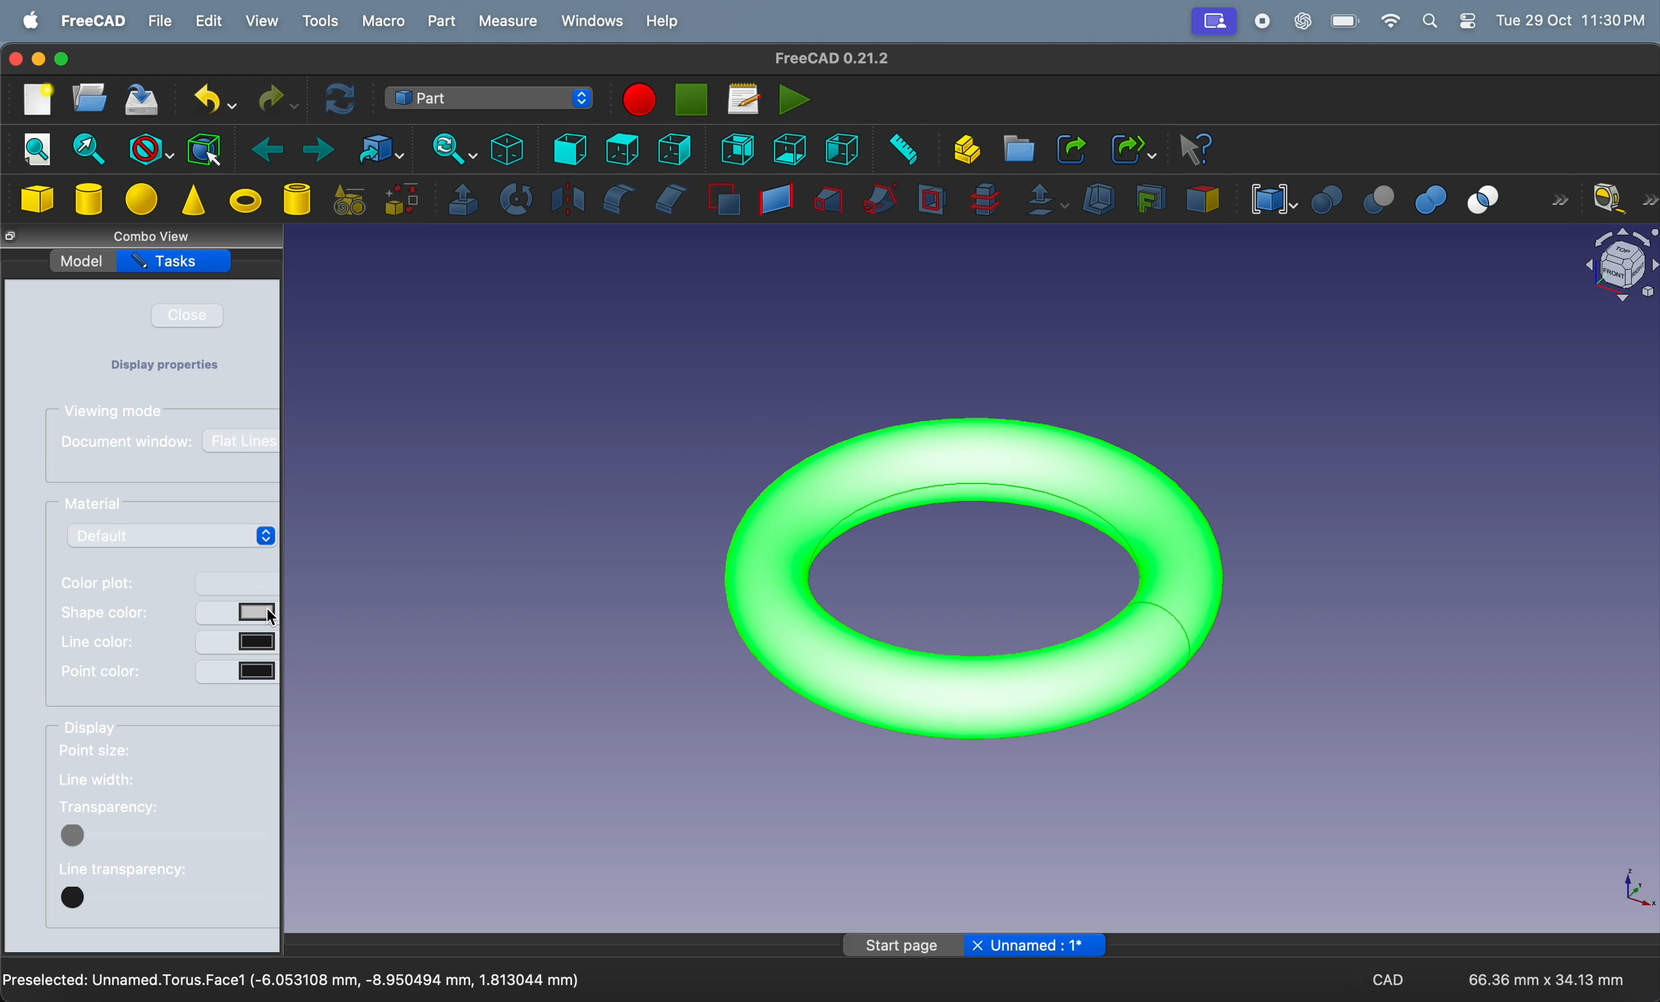 Image resolution: width=1660 pixels, height=1002 pixels. What do you see at coordinates (374, 149) in the screenshot?
I see `go to link objects` at bounding box center [374, 149].